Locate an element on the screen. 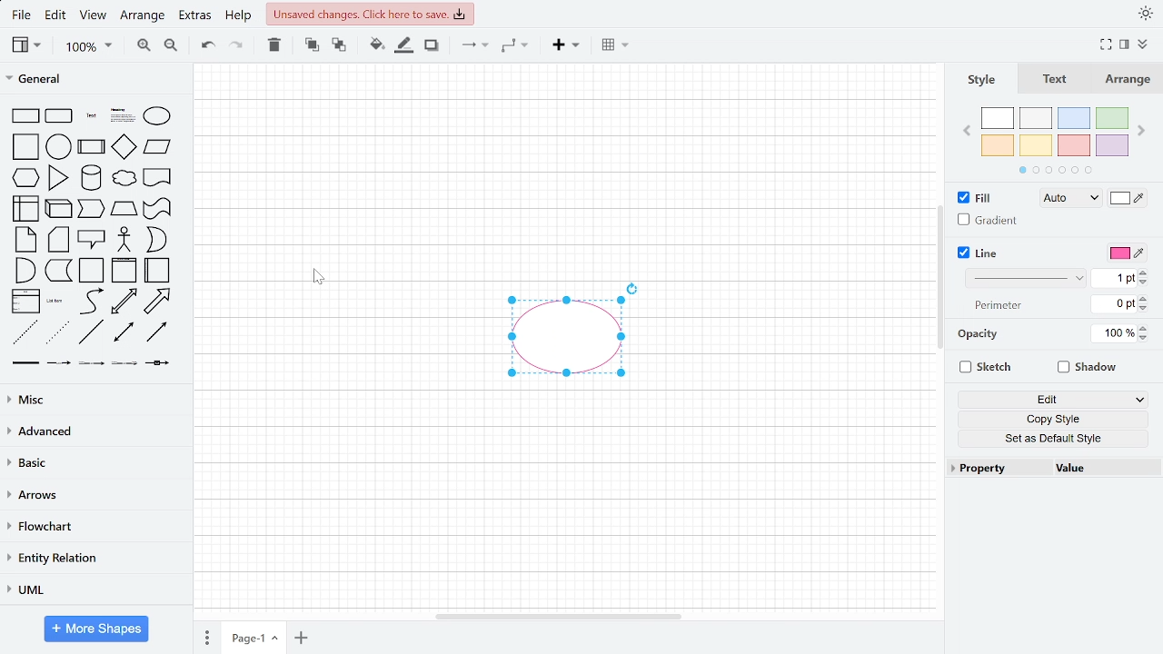 Image resolution: width=1163 pixels, height=654 pixels. connector with label is located at coordinates (59, 364).